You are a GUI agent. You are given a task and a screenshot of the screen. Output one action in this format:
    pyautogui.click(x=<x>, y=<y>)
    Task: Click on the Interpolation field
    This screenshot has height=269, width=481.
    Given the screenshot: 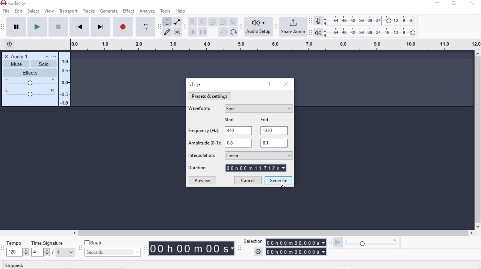 What is the action you would take?
    pyautogui.click(x=259, y=155)
    